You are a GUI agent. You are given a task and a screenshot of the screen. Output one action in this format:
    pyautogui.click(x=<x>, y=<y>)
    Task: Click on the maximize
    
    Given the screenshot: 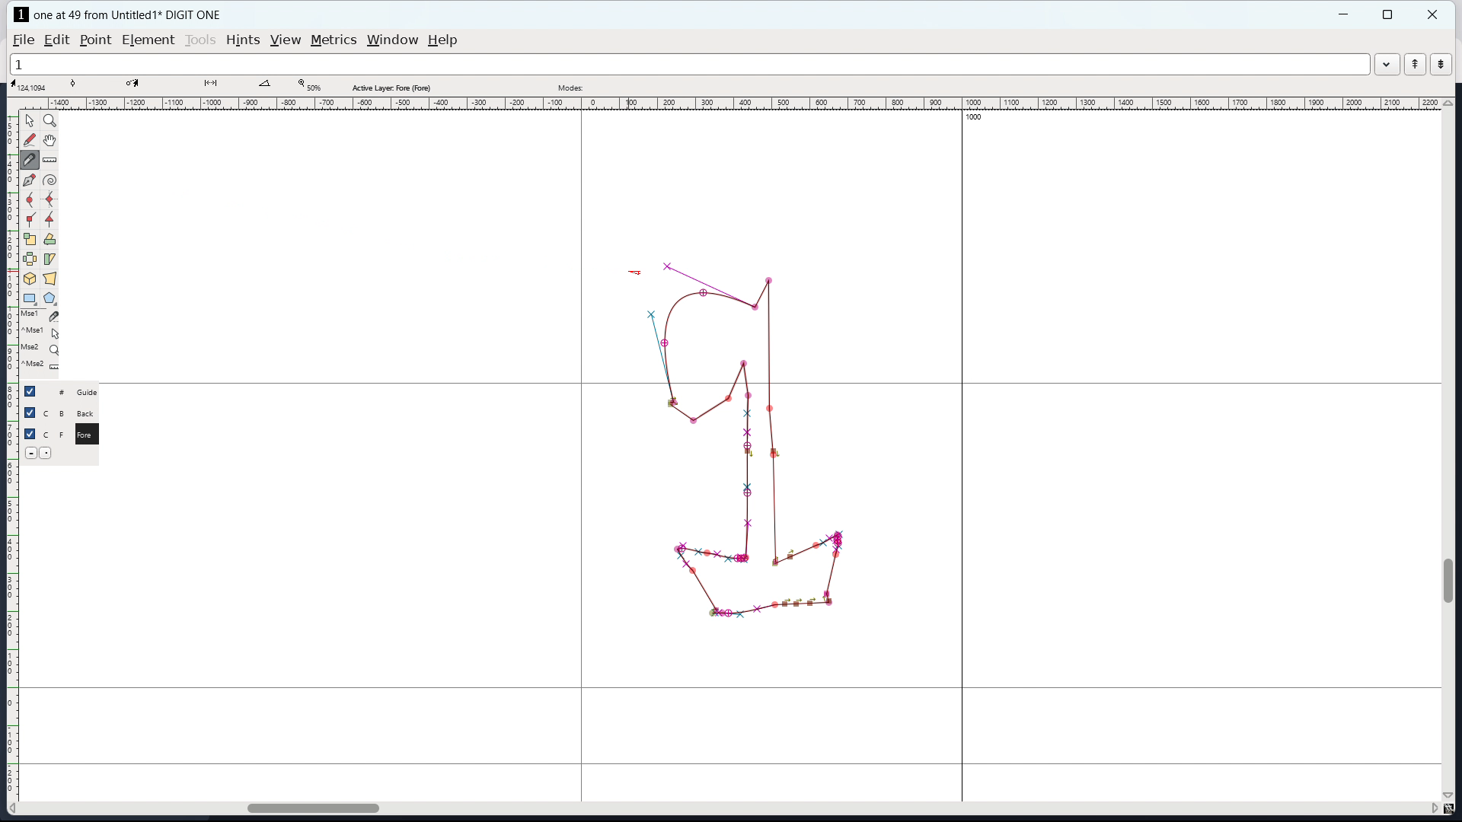 What is the action you would take?
    pyautogui.click(x=1387, y=14)
    